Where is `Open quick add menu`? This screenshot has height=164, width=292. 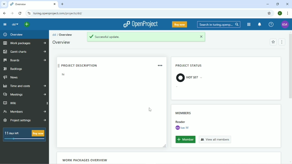
Open quick add menu is located at coordinates (27, 25).